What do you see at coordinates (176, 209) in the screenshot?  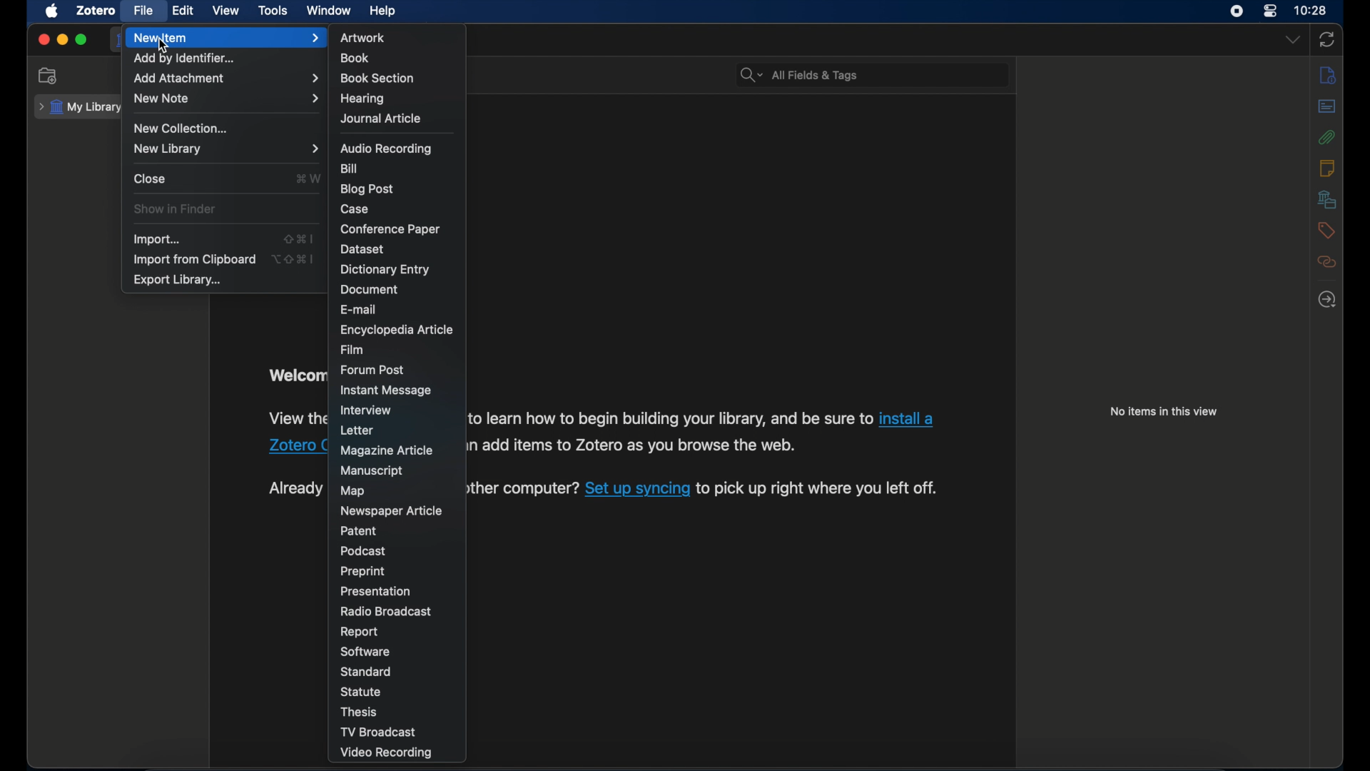 I see `show in finder` at bounding box center [176, 209].